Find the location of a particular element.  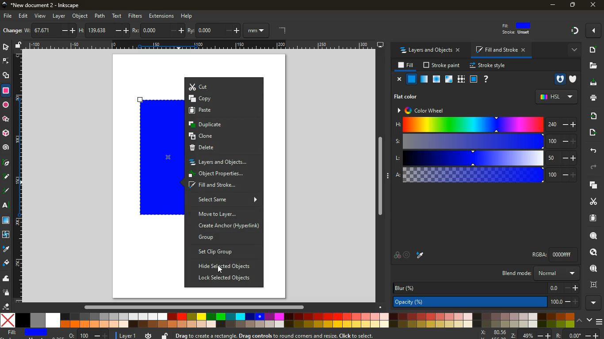

texture is located at coordinates (461, 79).